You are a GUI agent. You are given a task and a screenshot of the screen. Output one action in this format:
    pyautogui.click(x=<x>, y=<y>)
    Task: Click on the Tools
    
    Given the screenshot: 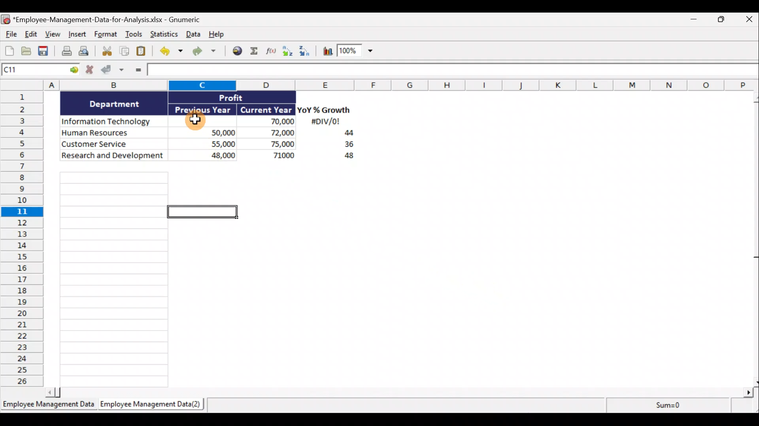 What is the action you would take?
    pyautogui.click(x=134, y=35)
    